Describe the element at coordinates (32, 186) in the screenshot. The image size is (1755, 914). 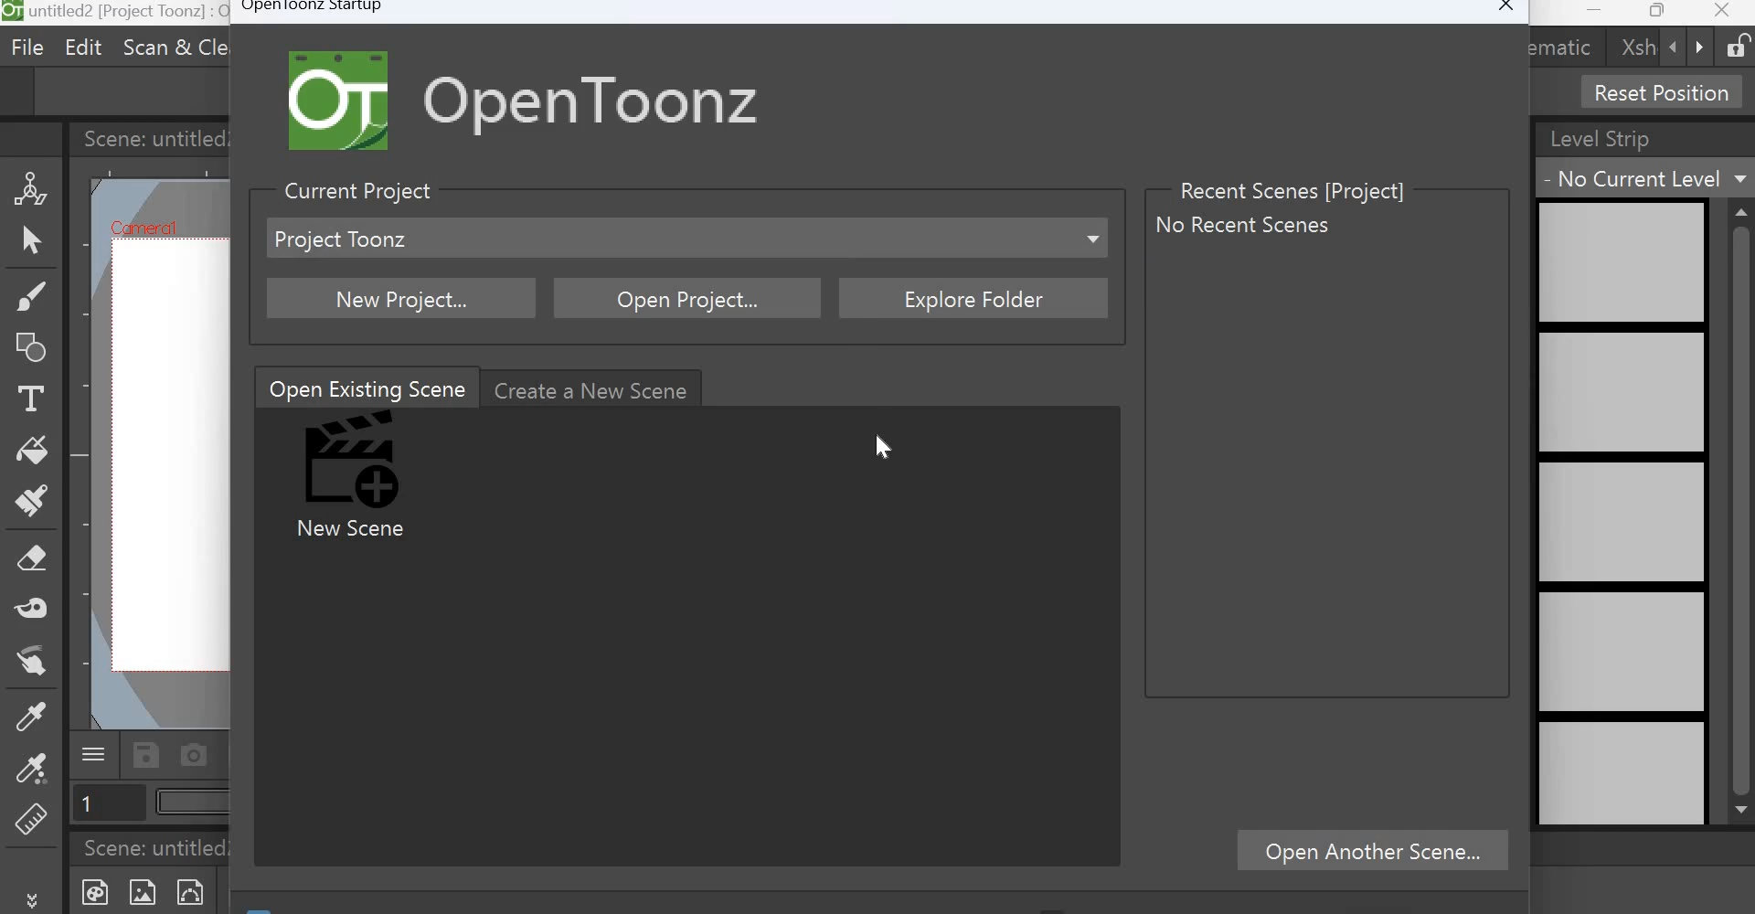
I see `Animate Tool` at that location.